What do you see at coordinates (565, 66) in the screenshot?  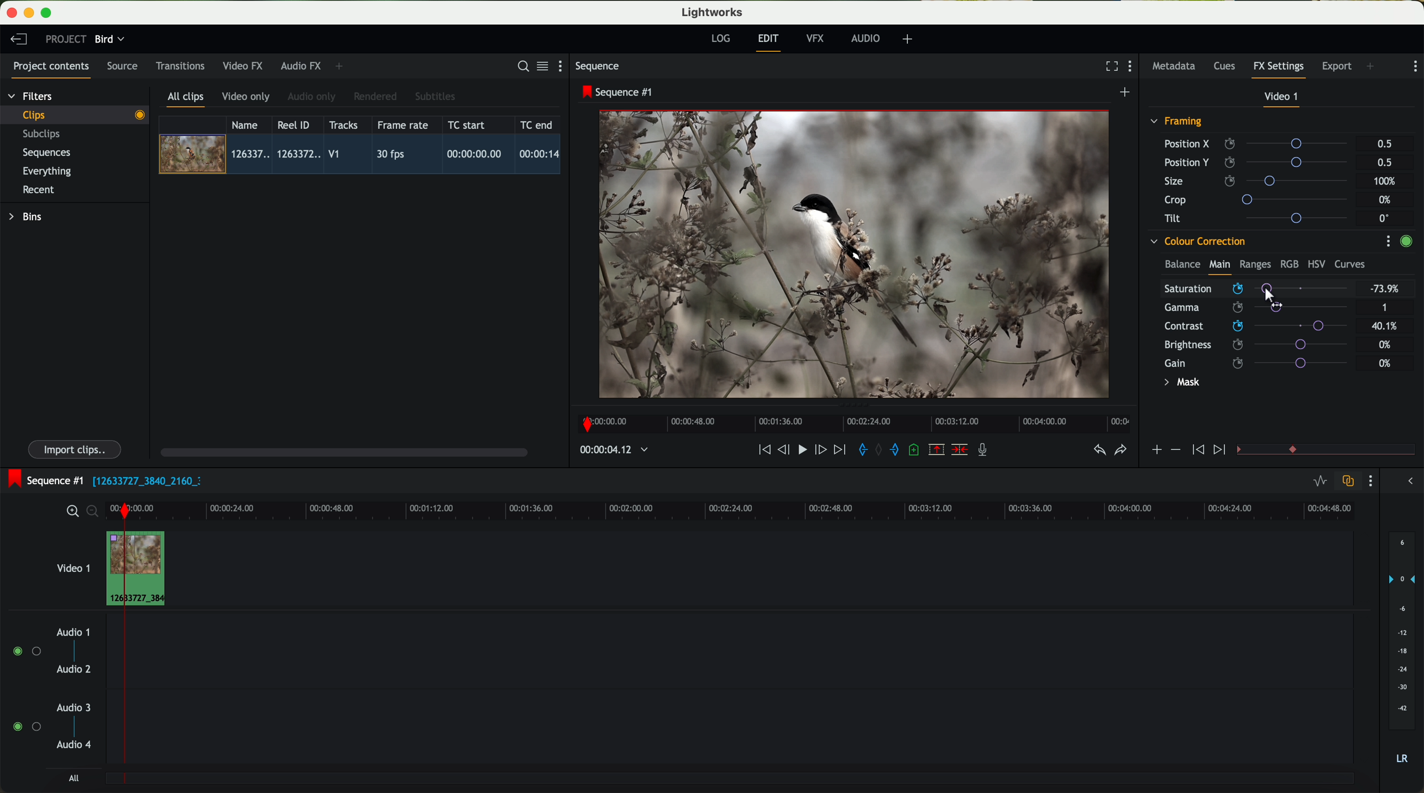 I see `show settings menu` at bounding box center [565, 66].